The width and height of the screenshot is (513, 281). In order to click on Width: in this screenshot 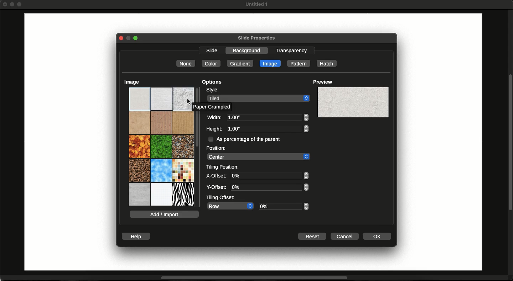, I will do `click(215, 117)`.